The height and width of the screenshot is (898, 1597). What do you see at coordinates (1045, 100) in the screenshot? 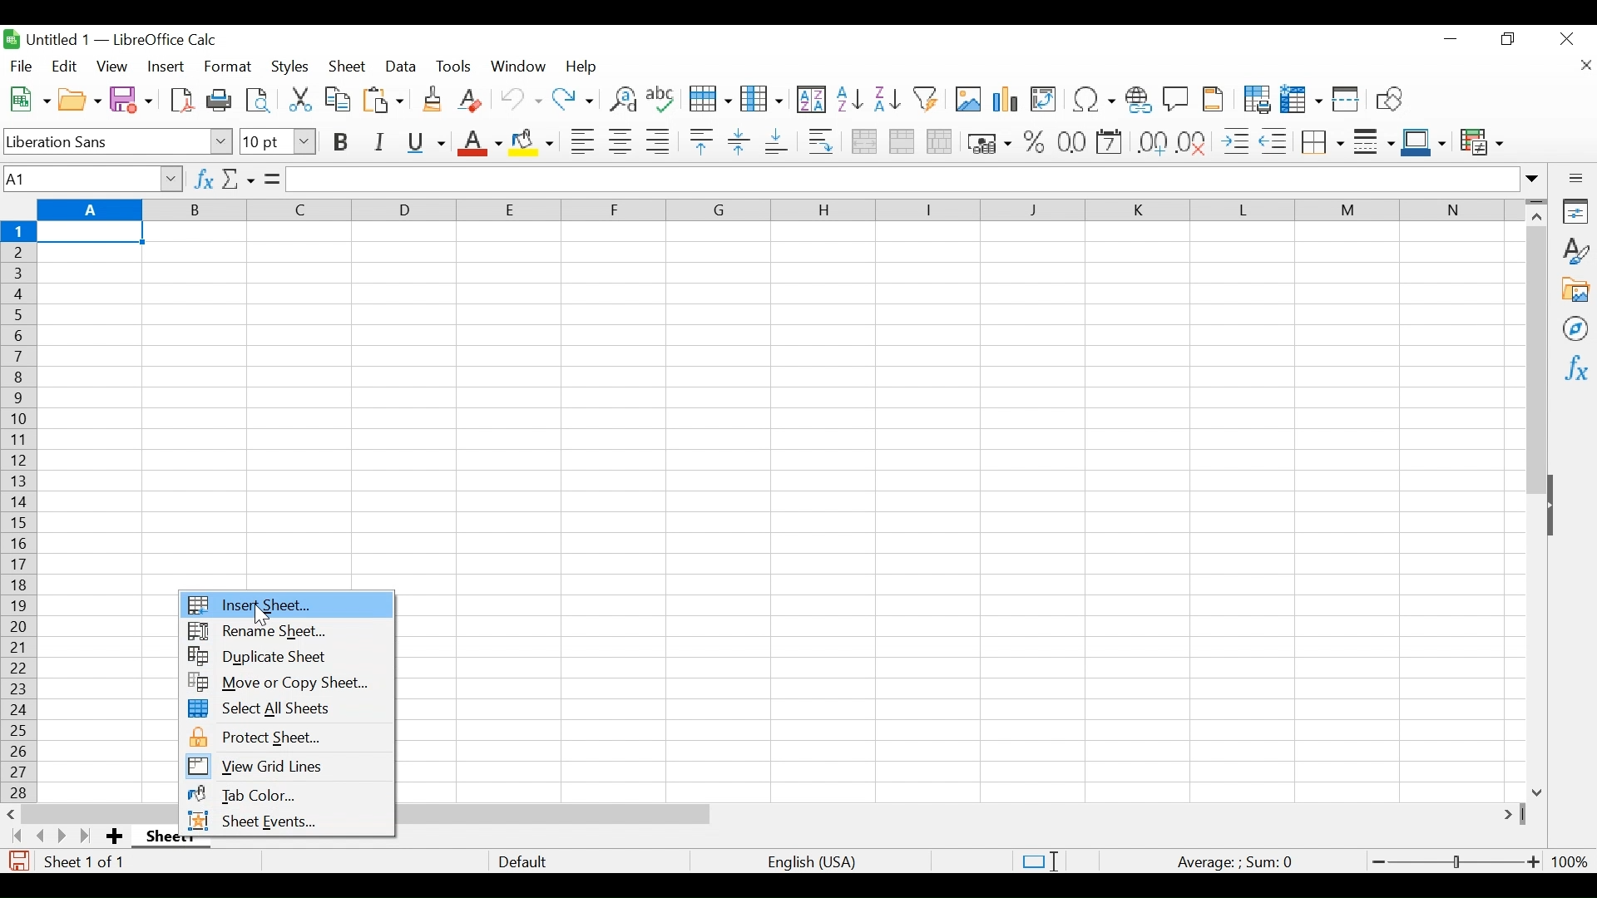
I see `Insert or Edit Pivot table` at bounding box center [1045, 100].